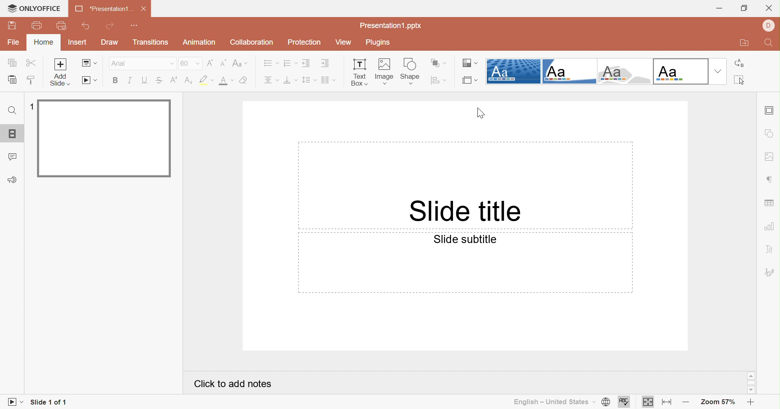  I want to click on Zoom 57%, so click(719, 403).